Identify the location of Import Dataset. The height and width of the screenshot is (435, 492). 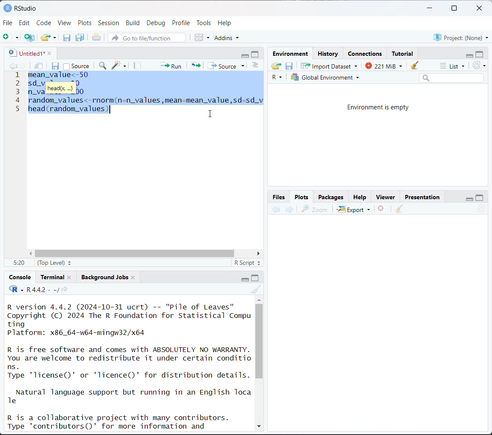
(329, 66).